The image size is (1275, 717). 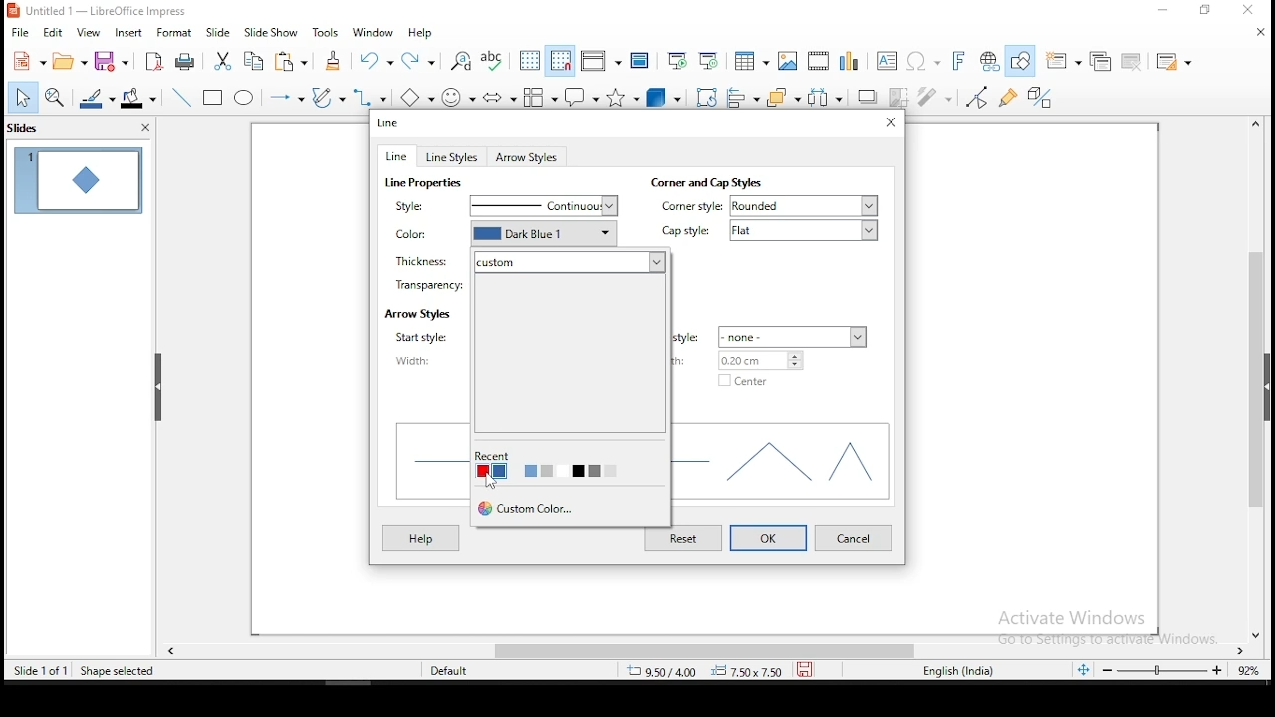 What do you see at coordinates (493, 482) in the screenshot?
I see `cursor` at bounding box center [493, 482].